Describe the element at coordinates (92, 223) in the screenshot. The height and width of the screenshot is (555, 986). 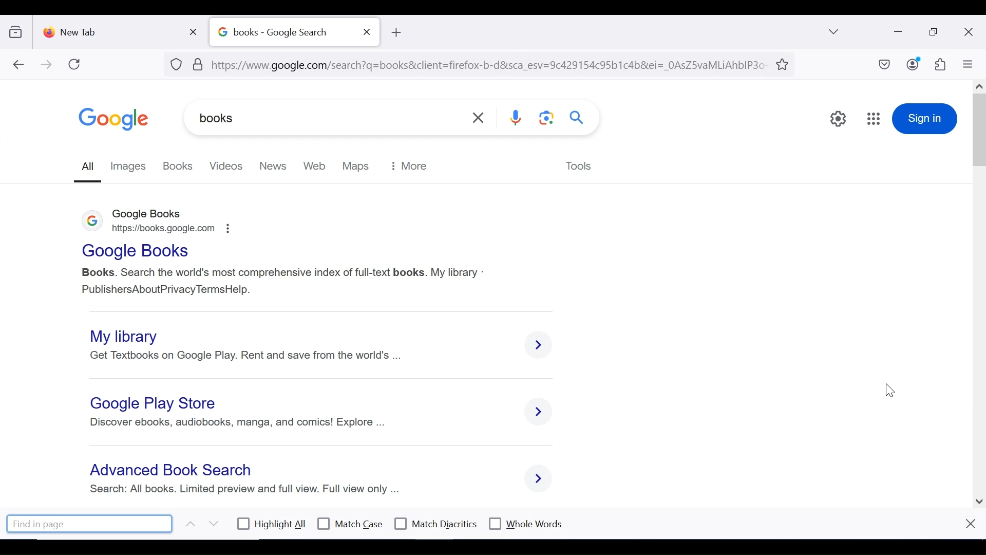
I see `logo` at that location.